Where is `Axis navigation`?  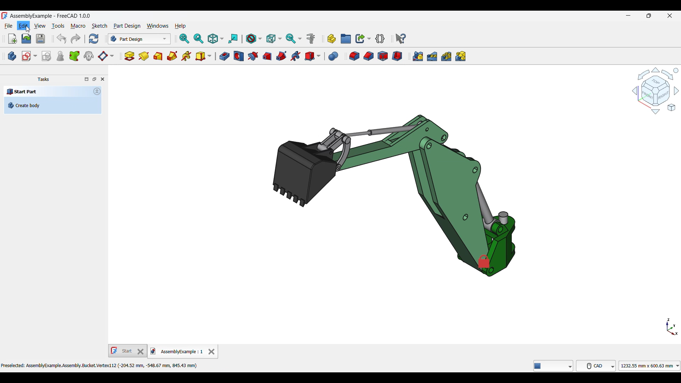 Axis navigation is located at coordinates (672, 327).